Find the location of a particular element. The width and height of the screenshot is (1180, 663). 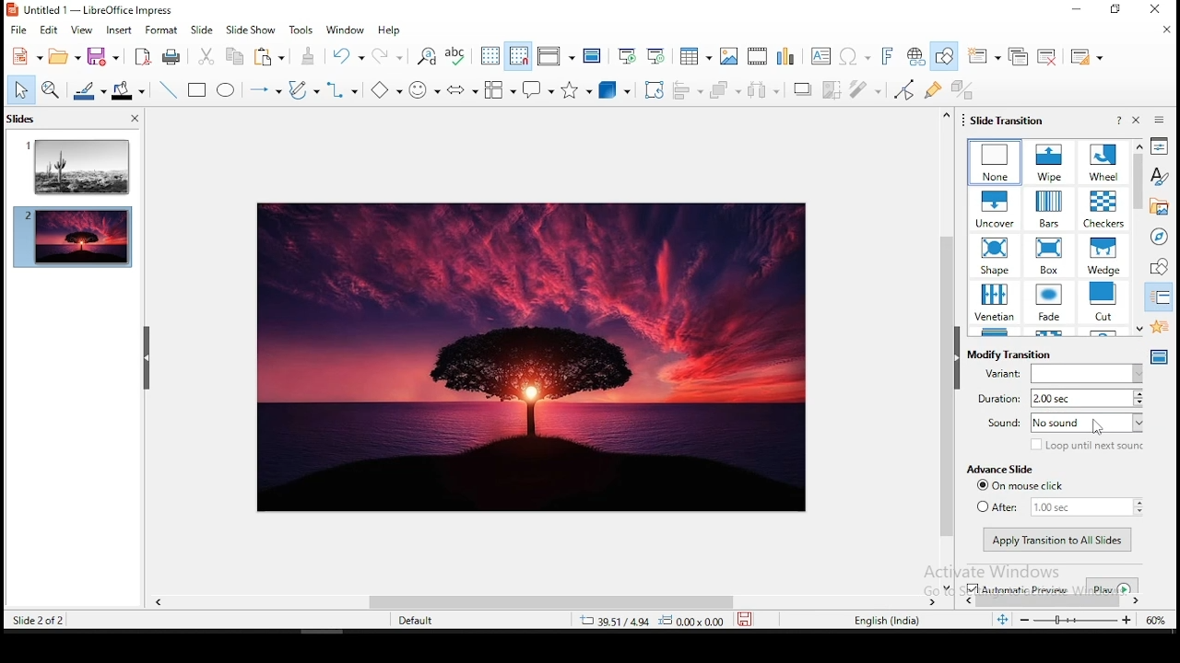

duration is located at coordinates (1059, 398).